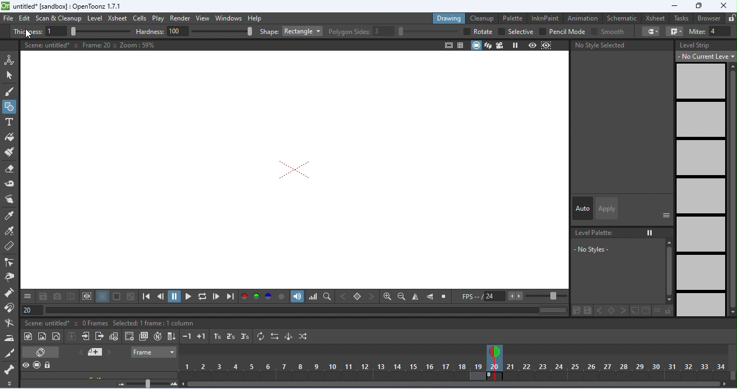 The width and height of the screenshot is (737, 389). I want to click on toggle edit in place, so click(113, 336).